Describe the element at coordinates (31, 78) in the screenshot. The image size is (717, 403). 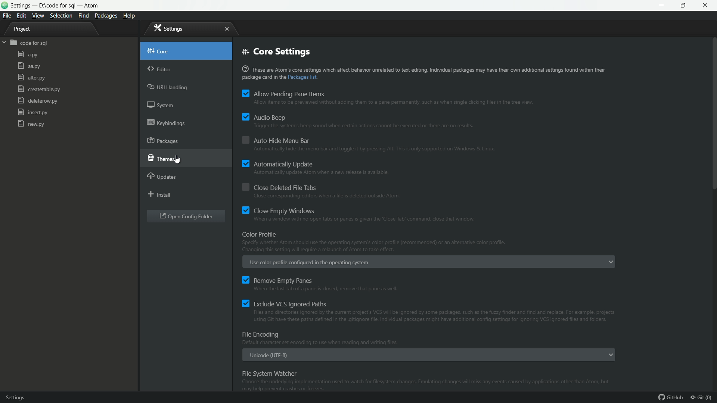
I see `alter.py file` at that location.